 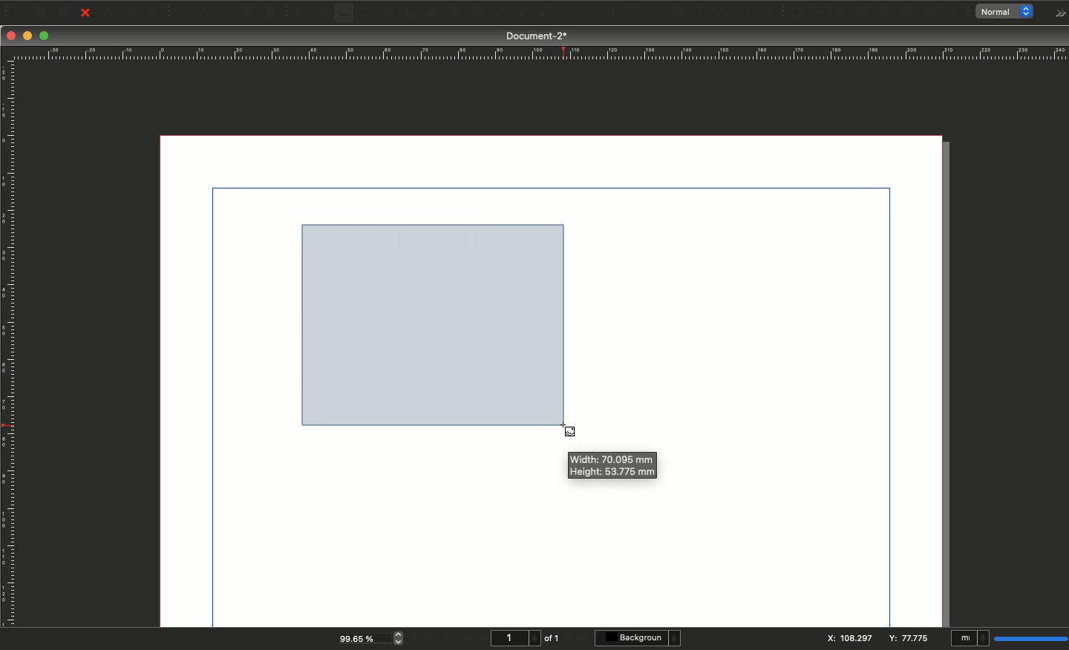 I want to click on Options, so click(x=1057, y=13).